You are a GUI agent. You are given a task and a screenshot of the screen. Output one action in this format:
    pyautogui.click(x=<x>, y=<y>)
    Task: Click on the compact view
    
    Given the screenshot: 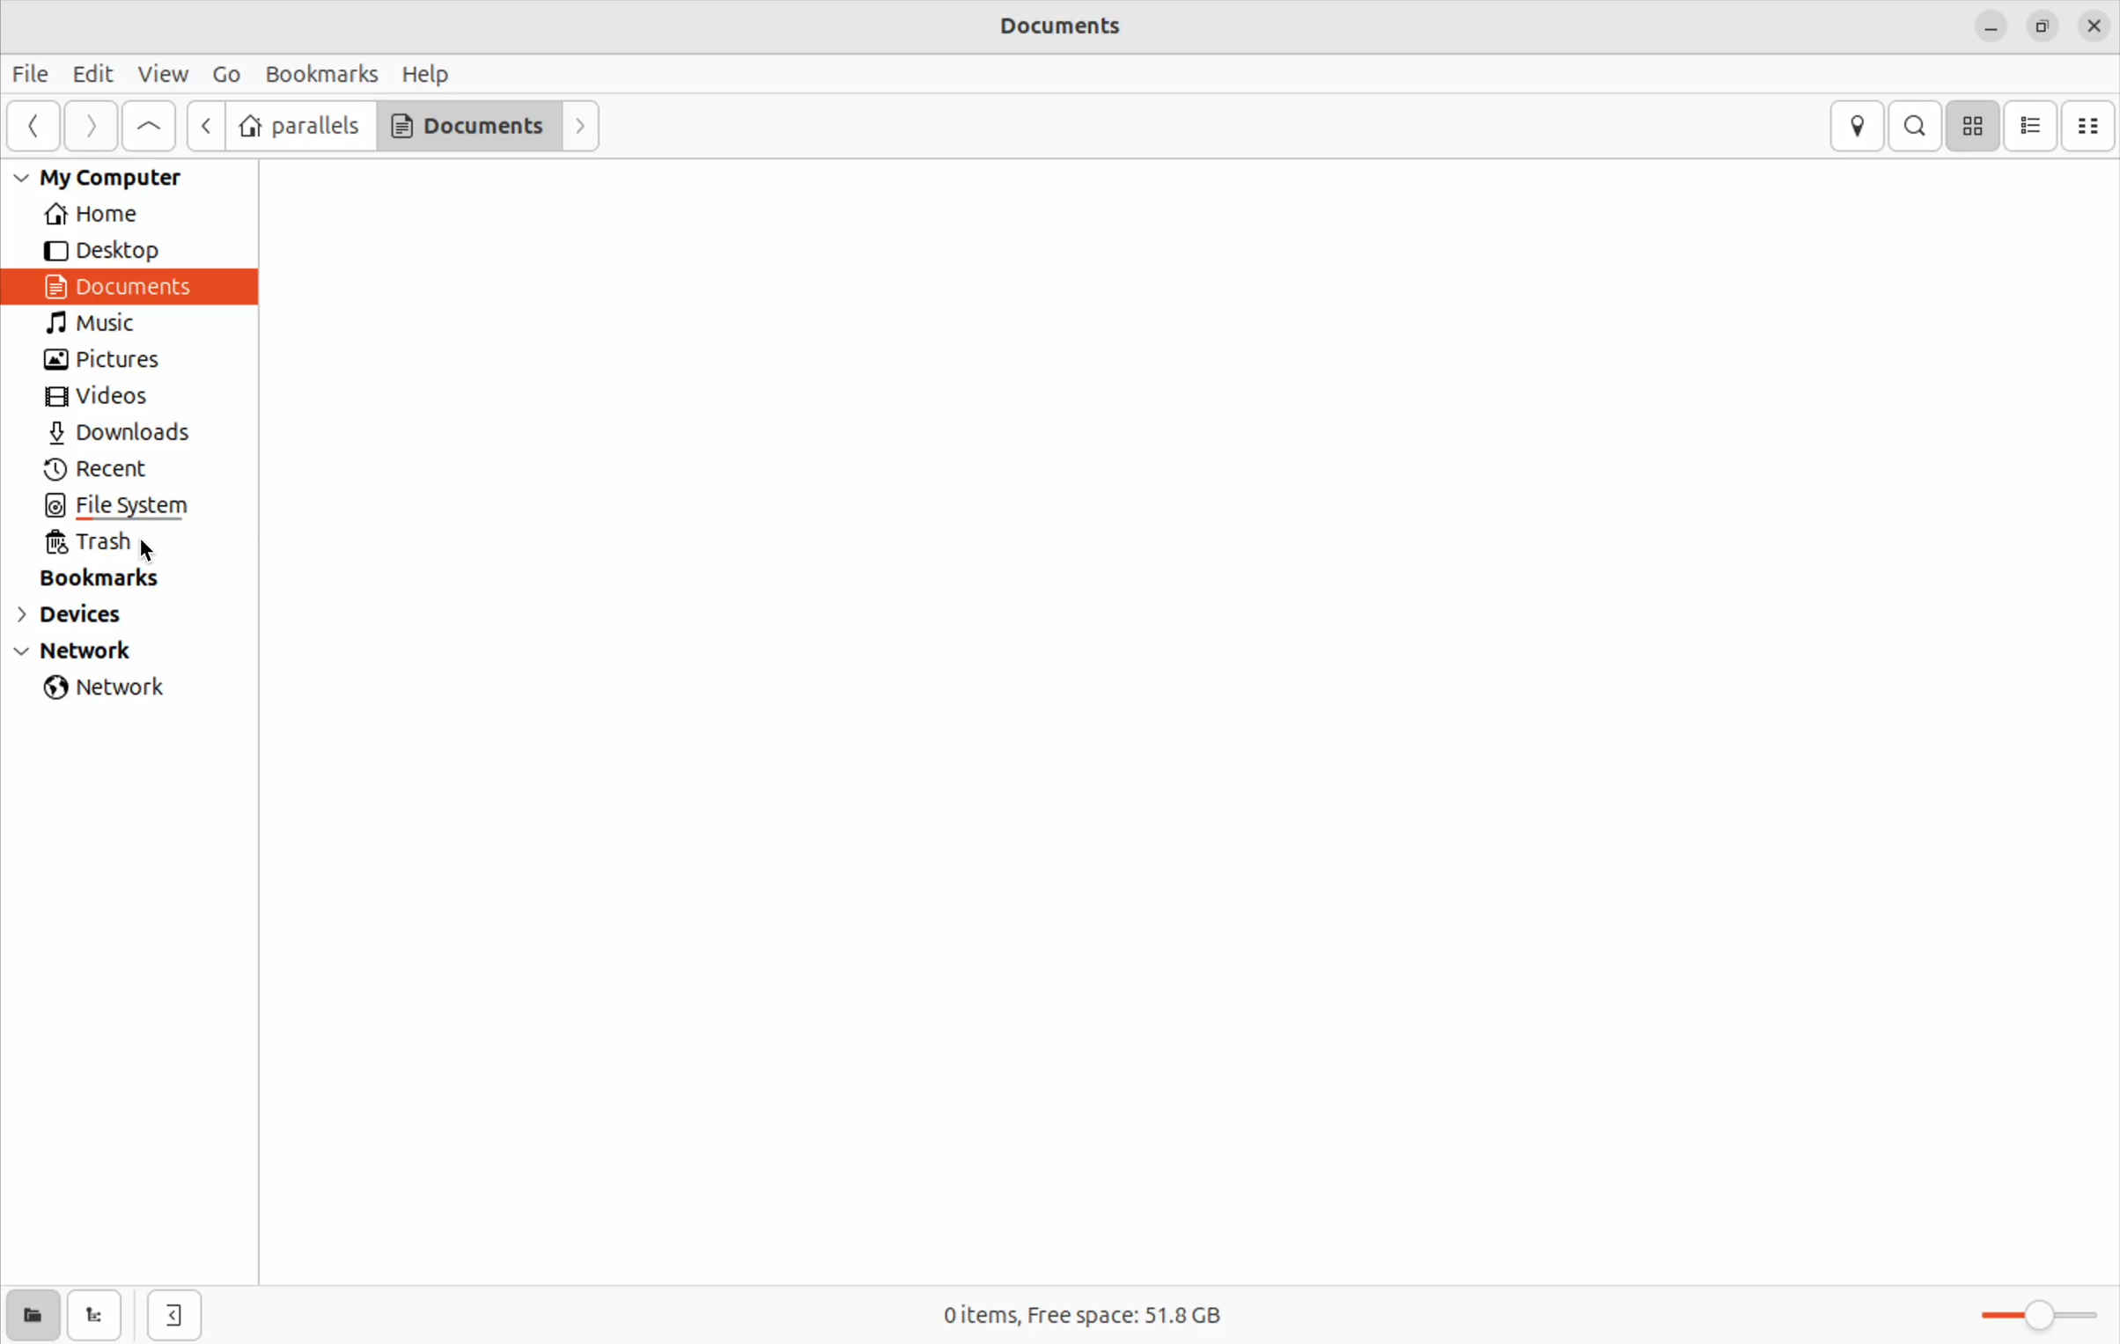 What is the action you would take?
    pyautogui.click(x=2091, y=126)
    